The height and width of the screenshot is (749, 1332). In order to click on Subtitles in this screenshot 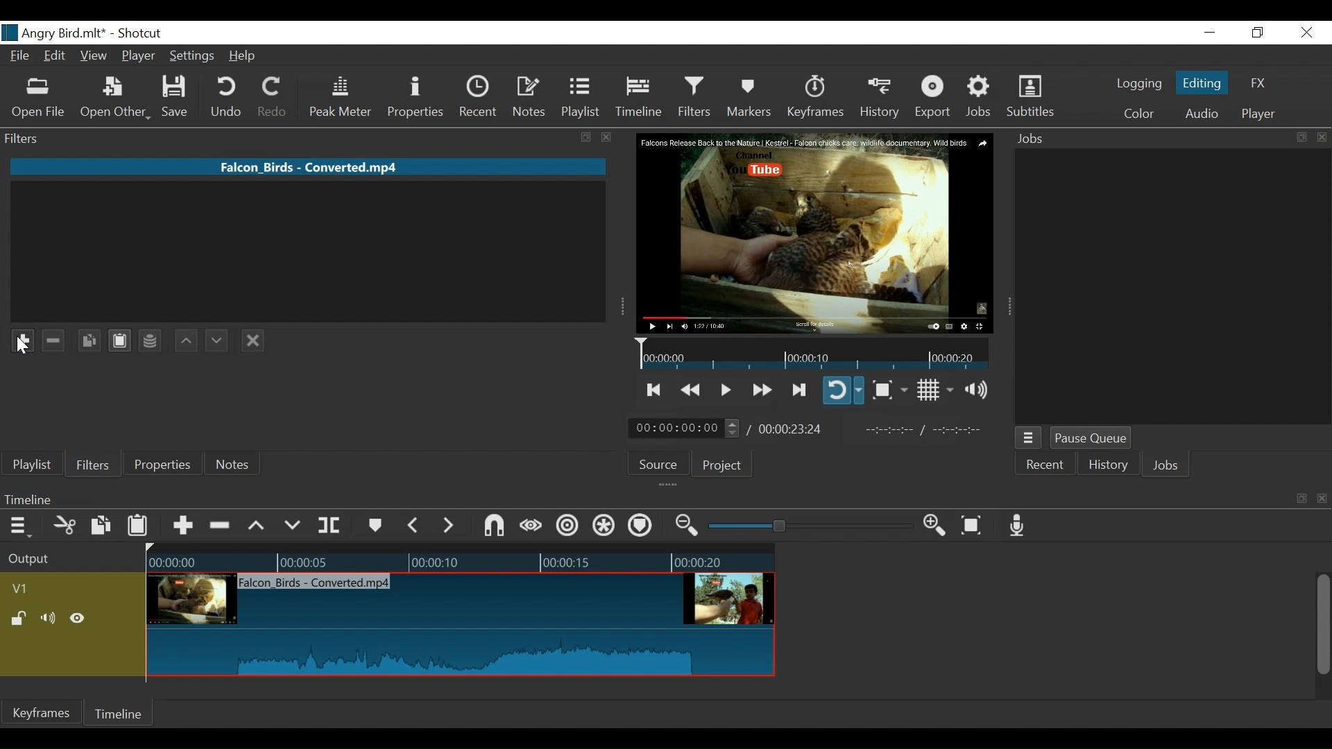, I will do `click(1030, 96)`.